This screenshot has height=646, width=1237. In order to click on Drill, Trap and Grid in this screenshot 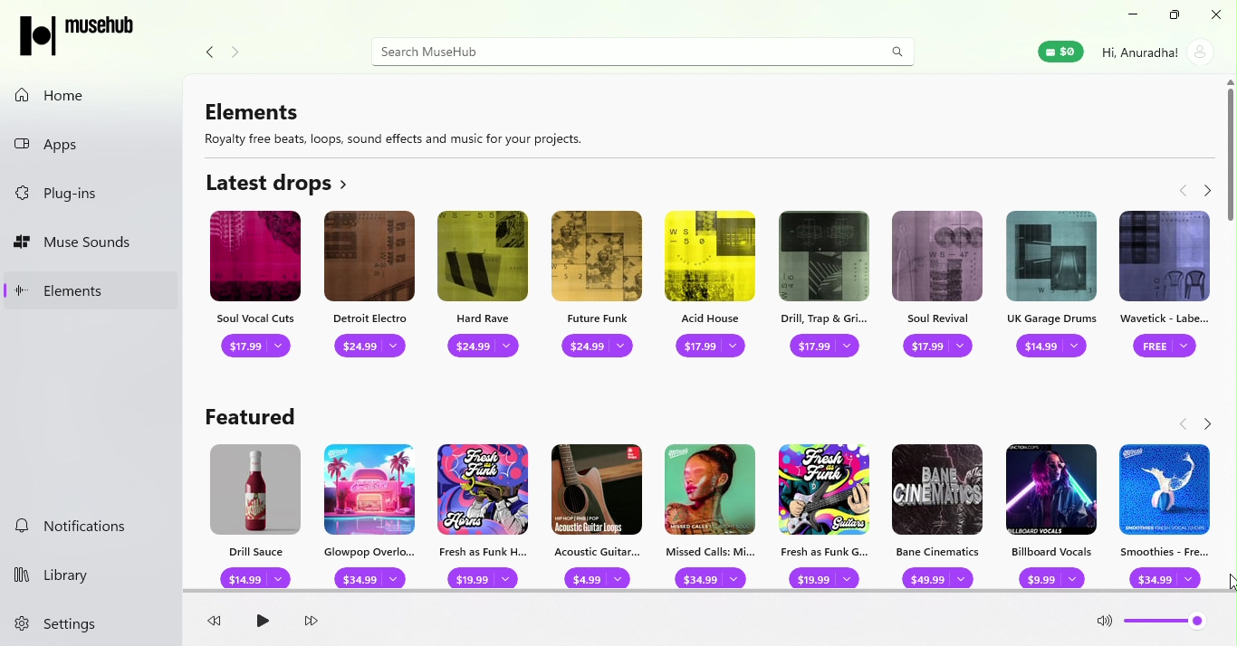, I will do `click(829, 288)`.